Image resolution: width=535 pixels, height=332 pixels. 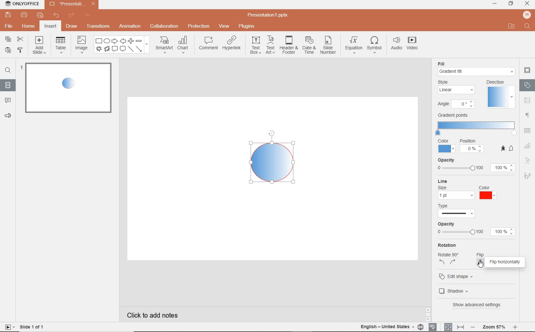 I want to click on style, so click(x=457, y=87).